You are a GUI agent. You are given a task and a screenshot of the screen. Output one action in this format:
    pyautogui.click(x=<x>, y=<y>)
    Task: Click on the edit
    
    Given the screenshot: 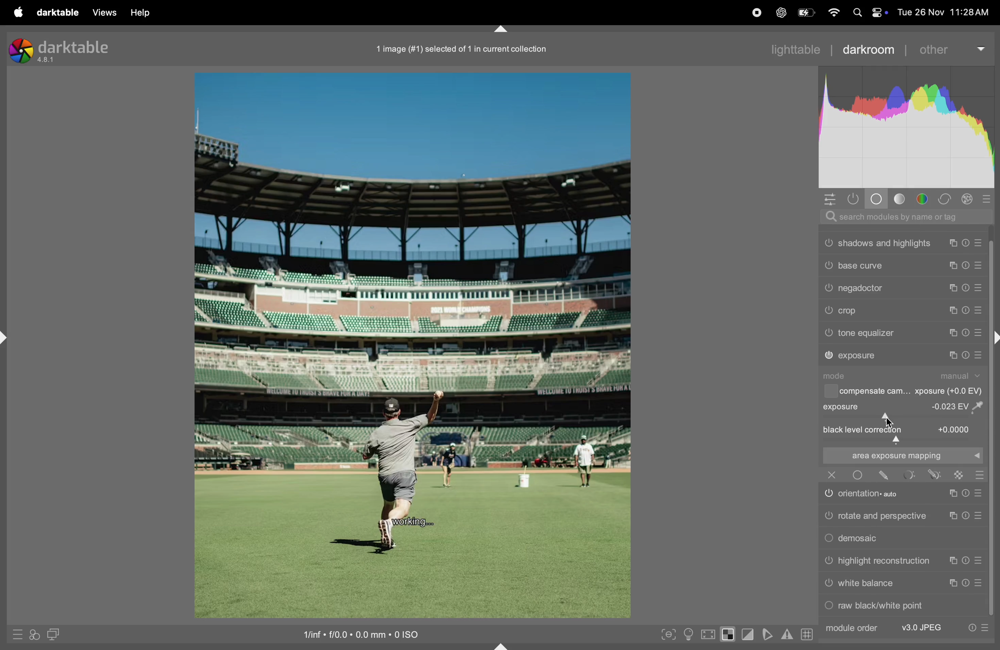 What is the action you would take?
    pyautogui.click(x=884, y=475)
    